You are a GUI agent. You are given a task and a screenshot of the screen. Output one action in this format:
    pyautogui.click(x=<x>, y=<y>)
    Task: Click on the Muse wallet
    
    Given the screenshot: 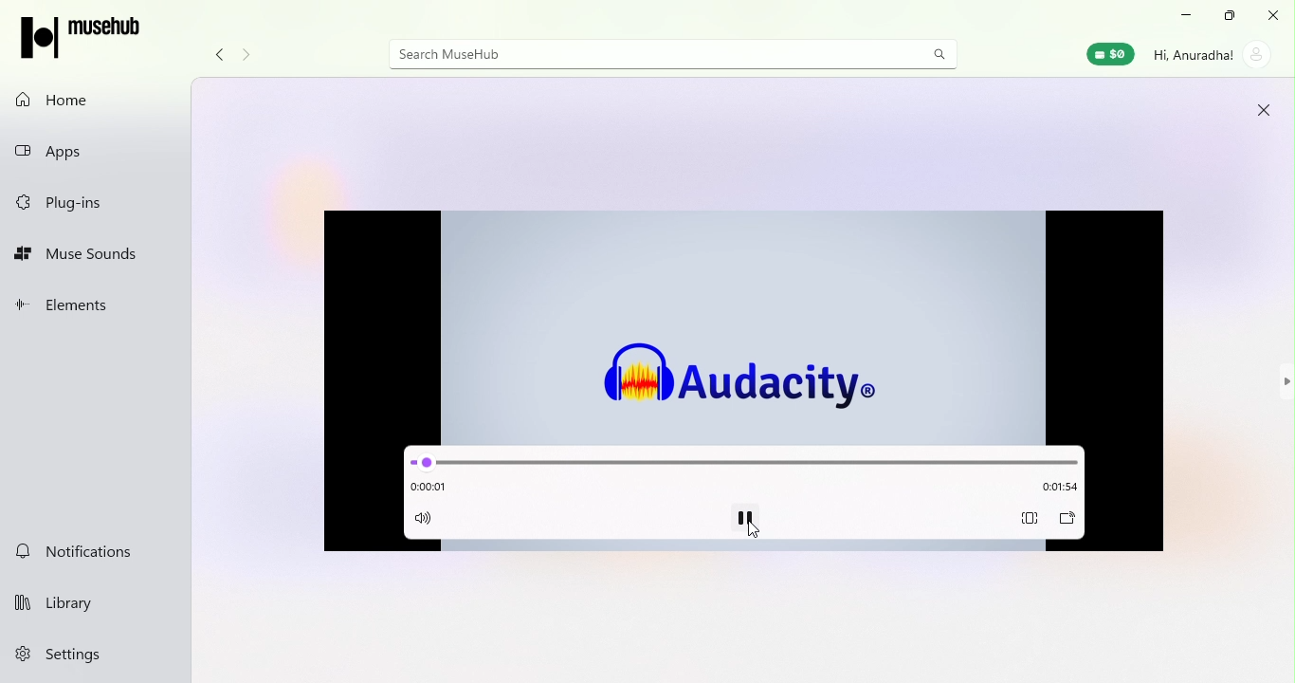 What is the action you would take?
    pyautogui.click(x=1107, y=55)
    